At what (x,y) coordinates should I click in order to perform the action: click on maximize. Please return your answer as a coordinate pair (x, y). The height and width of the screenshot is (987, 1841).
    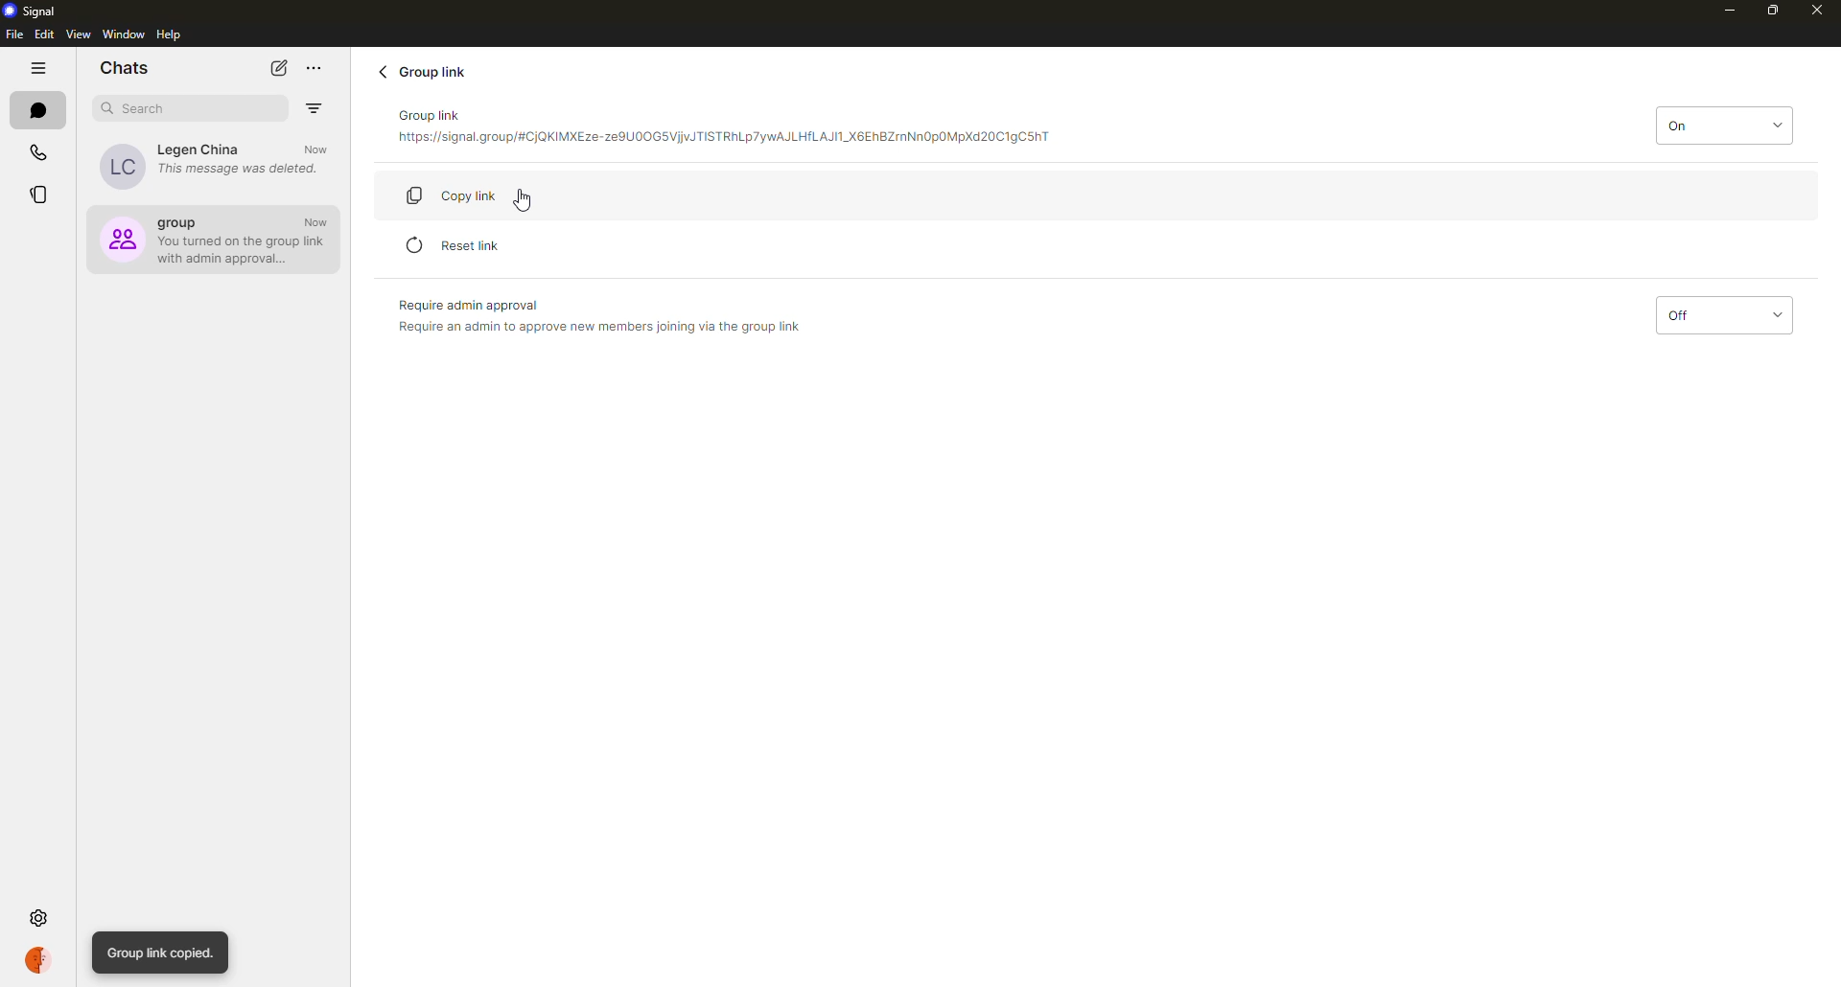
    Looking at the image, I should click on (1774, 11).